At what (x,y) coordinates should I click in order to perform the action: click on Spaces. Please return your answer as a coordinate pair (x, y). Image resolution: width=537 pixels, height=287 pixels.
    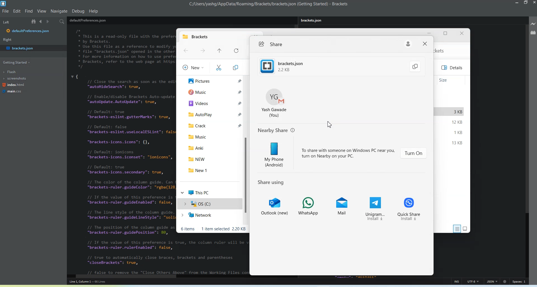
    Looking at the image, I should click on (520, 281).